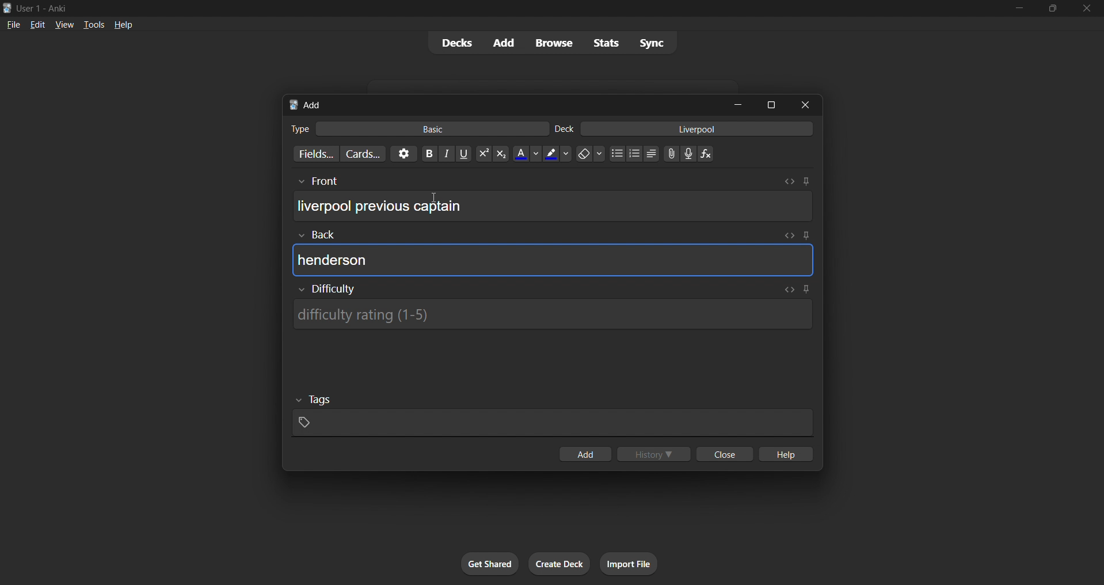  Describe the element at coordinates (1053, 9) in the screenshot. I see `maximize/restore` at that location.